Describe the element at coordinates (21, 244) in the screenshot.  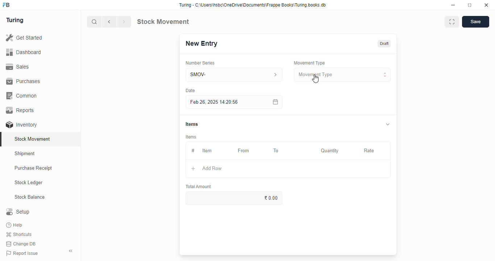
I see `change DB` at that location.